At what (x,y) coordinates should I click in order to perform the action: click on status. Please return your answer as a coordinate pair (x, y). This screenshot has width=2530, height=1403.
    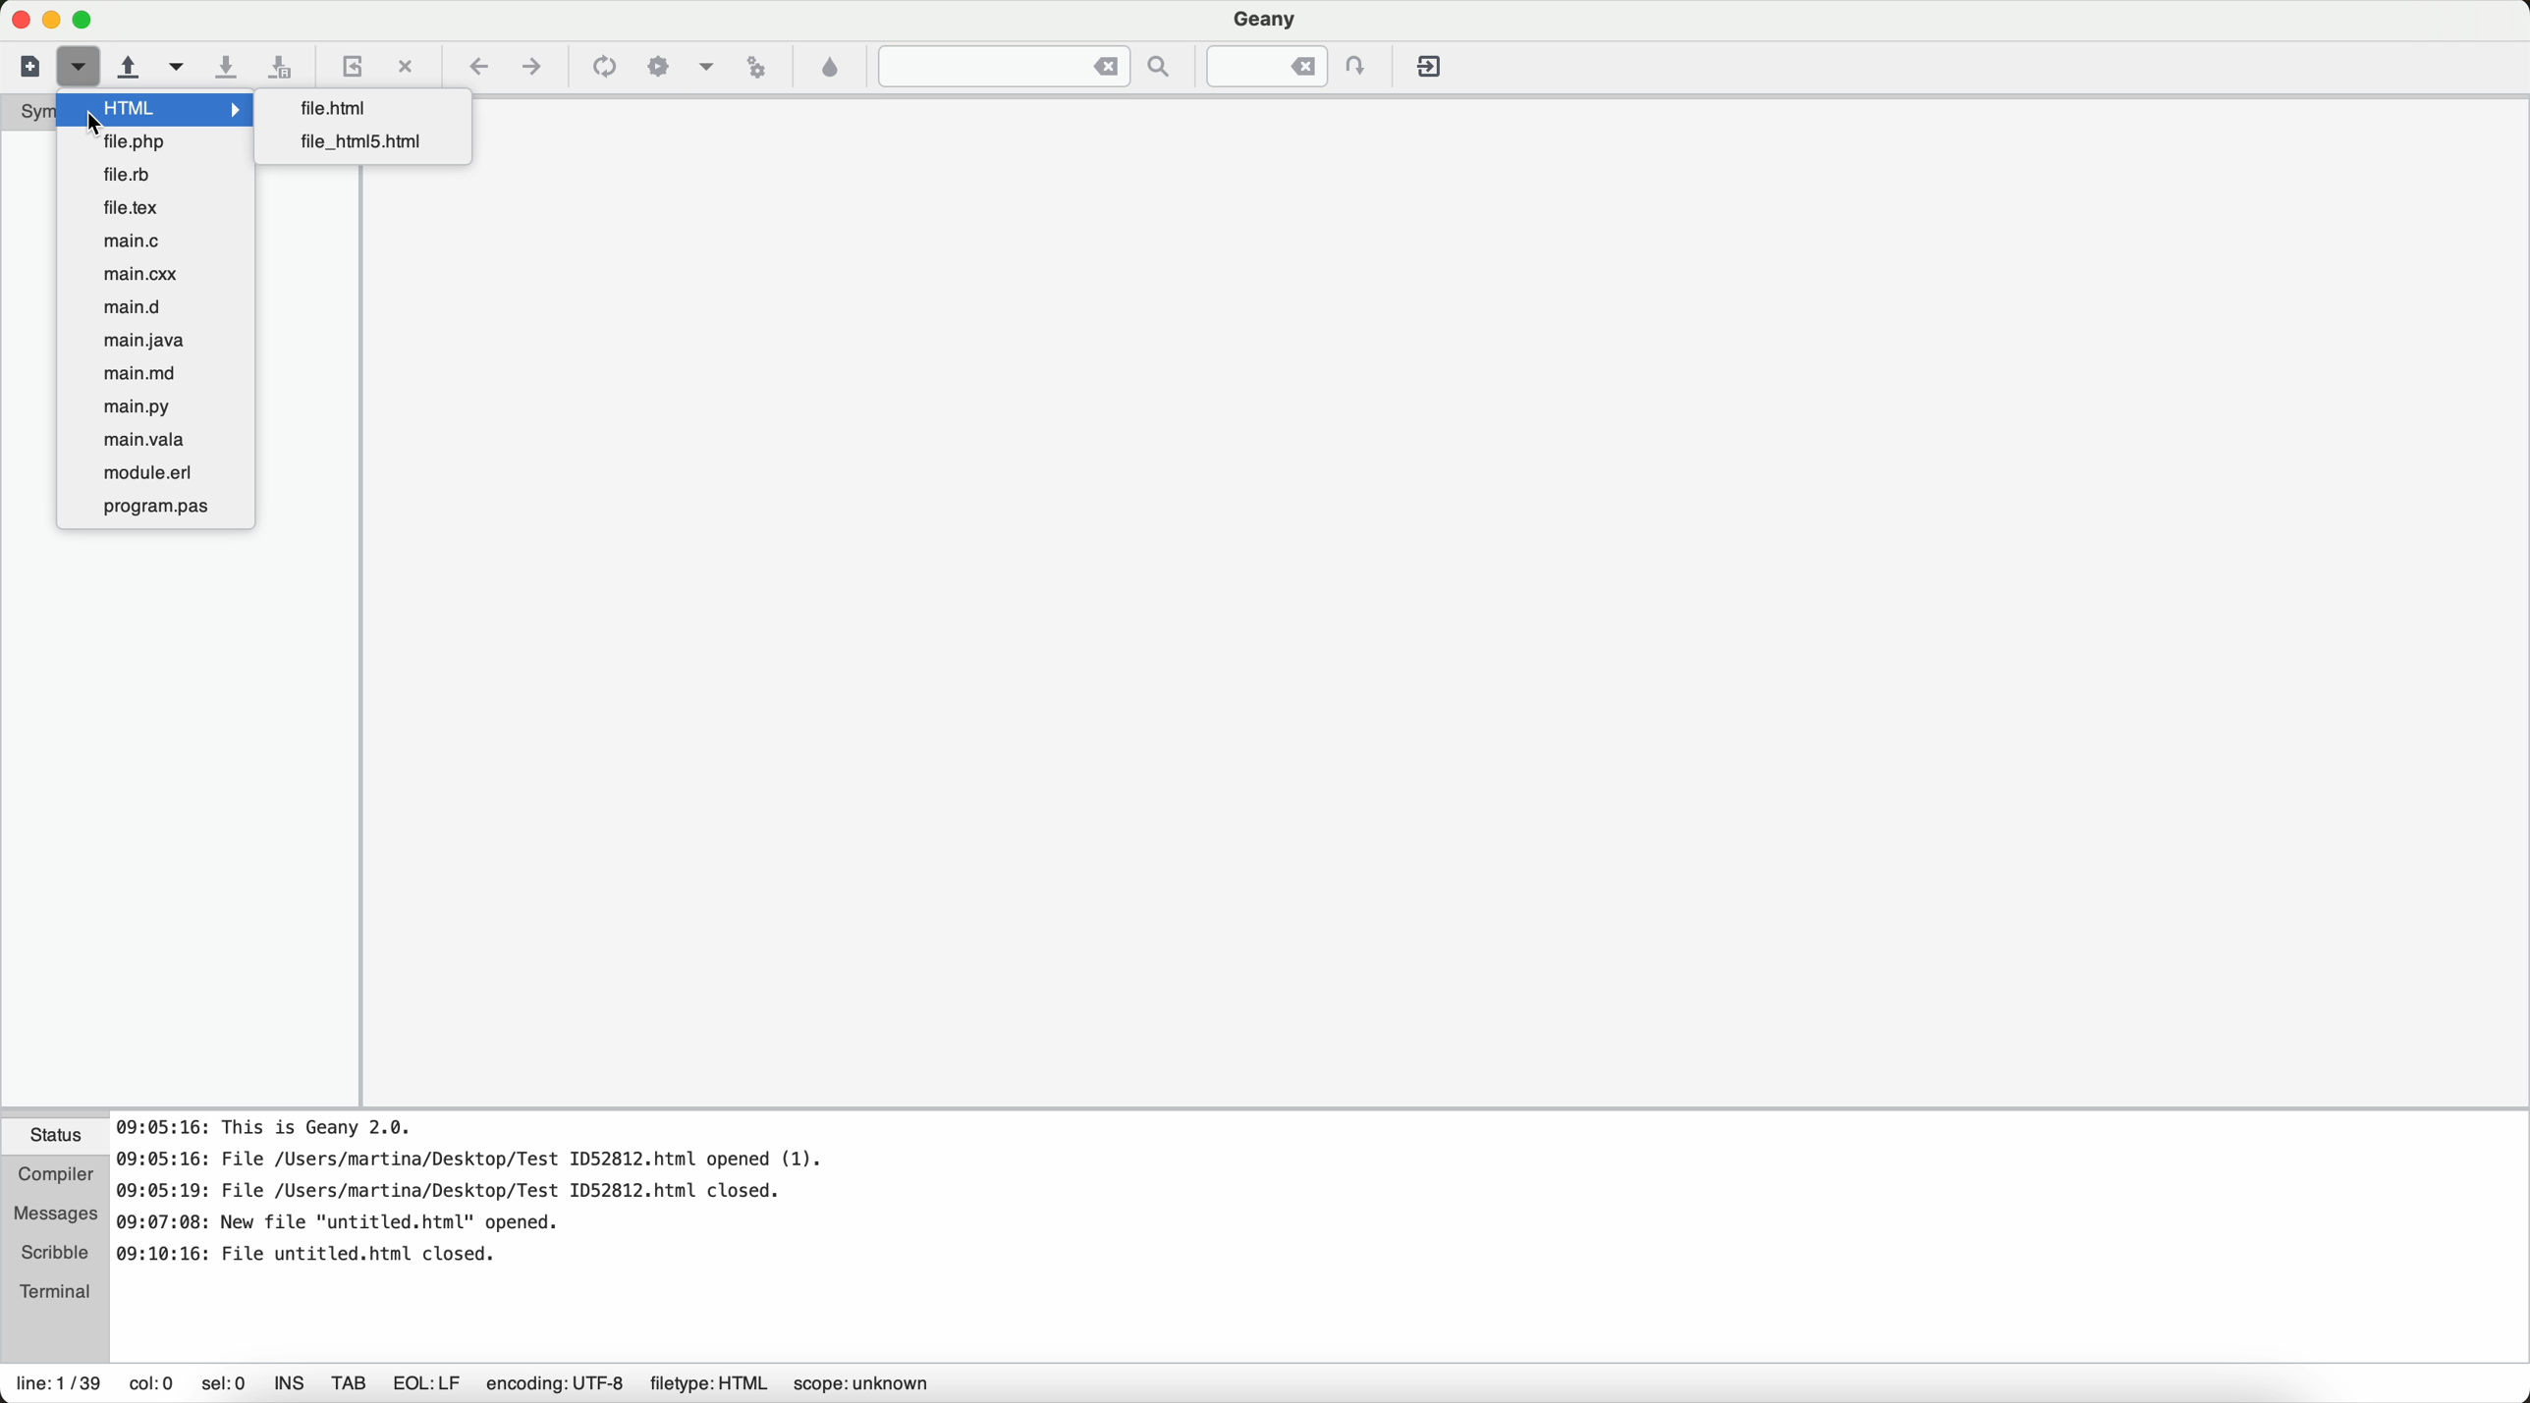
    Looking at the image, I should click on (52, 1137).